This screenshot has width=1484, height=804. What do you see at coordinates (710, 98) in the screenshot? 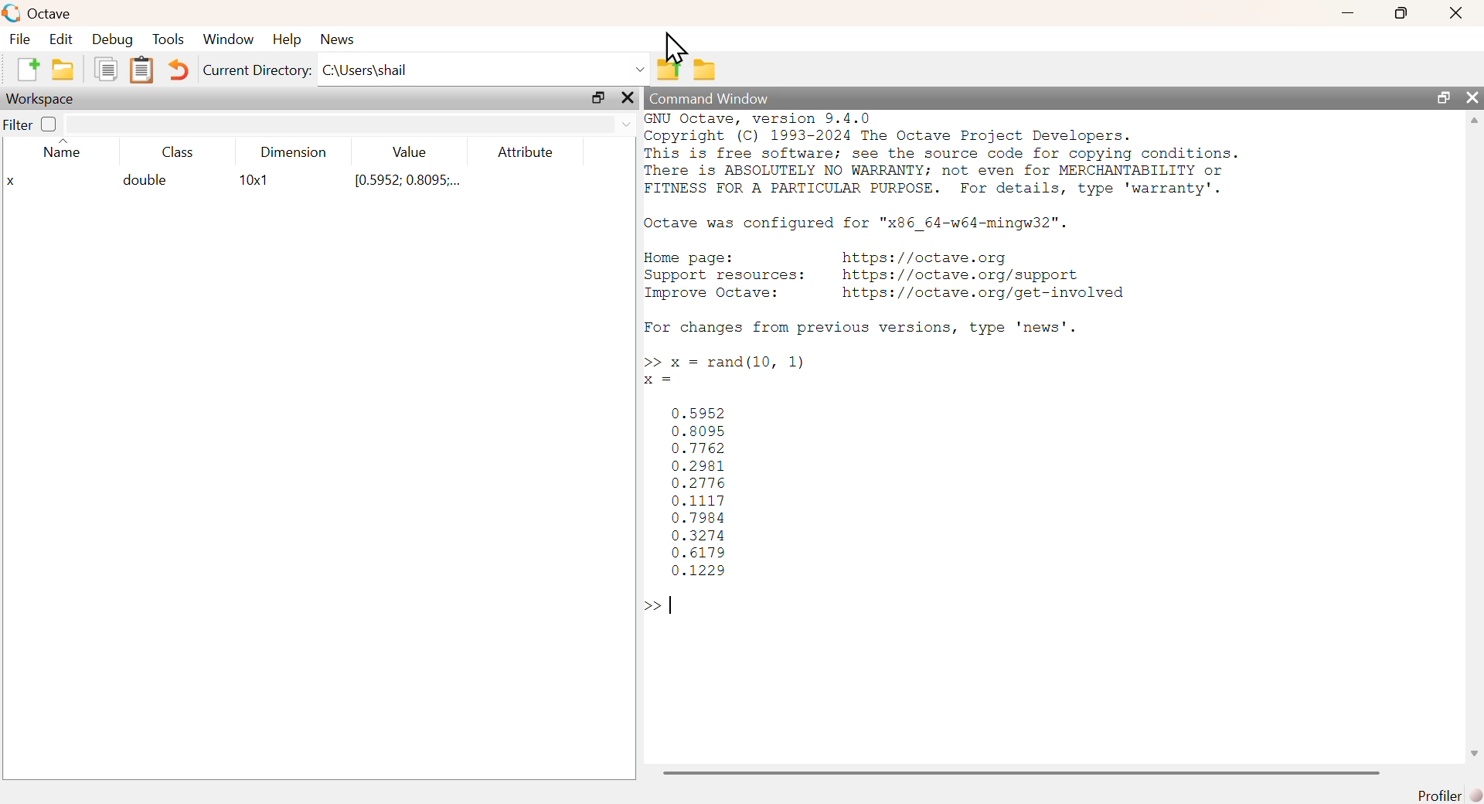
I see `command window` at bounding box center [710, 98].